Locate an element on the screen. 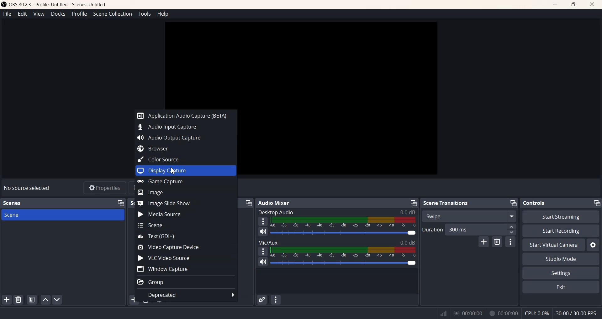 The image size is (602, 319). Studio Mode is located at coordinates (560, 260).